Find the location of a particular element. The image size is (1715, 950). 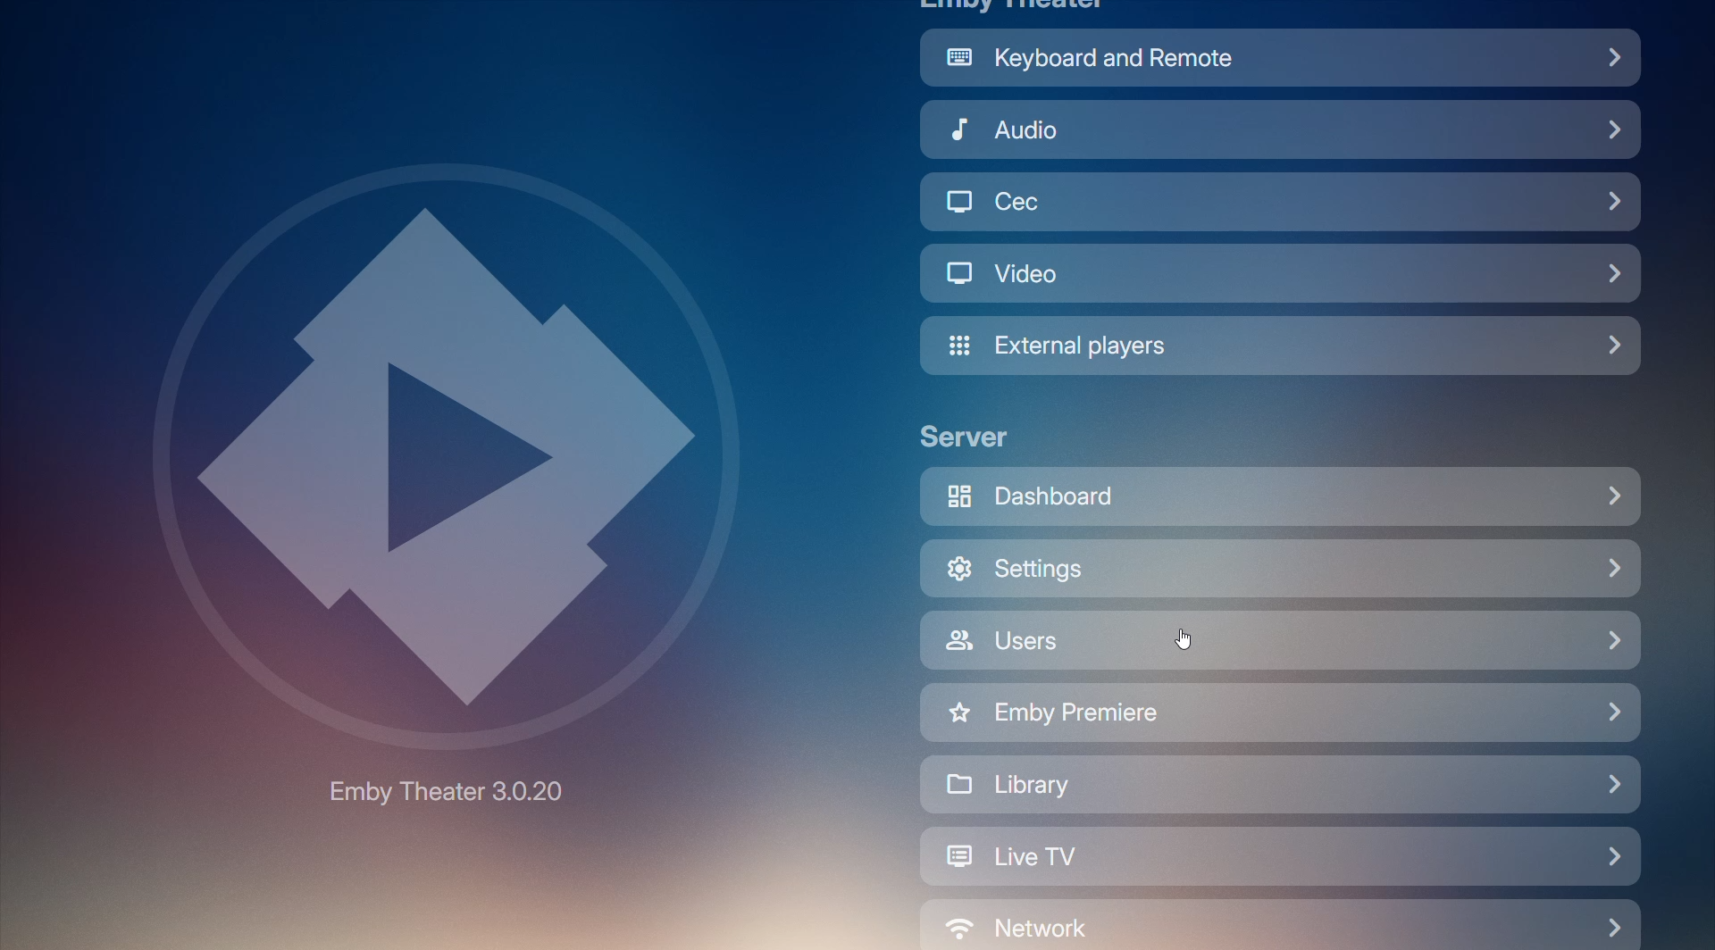

Live TV is located at coordinates (1283, 853).